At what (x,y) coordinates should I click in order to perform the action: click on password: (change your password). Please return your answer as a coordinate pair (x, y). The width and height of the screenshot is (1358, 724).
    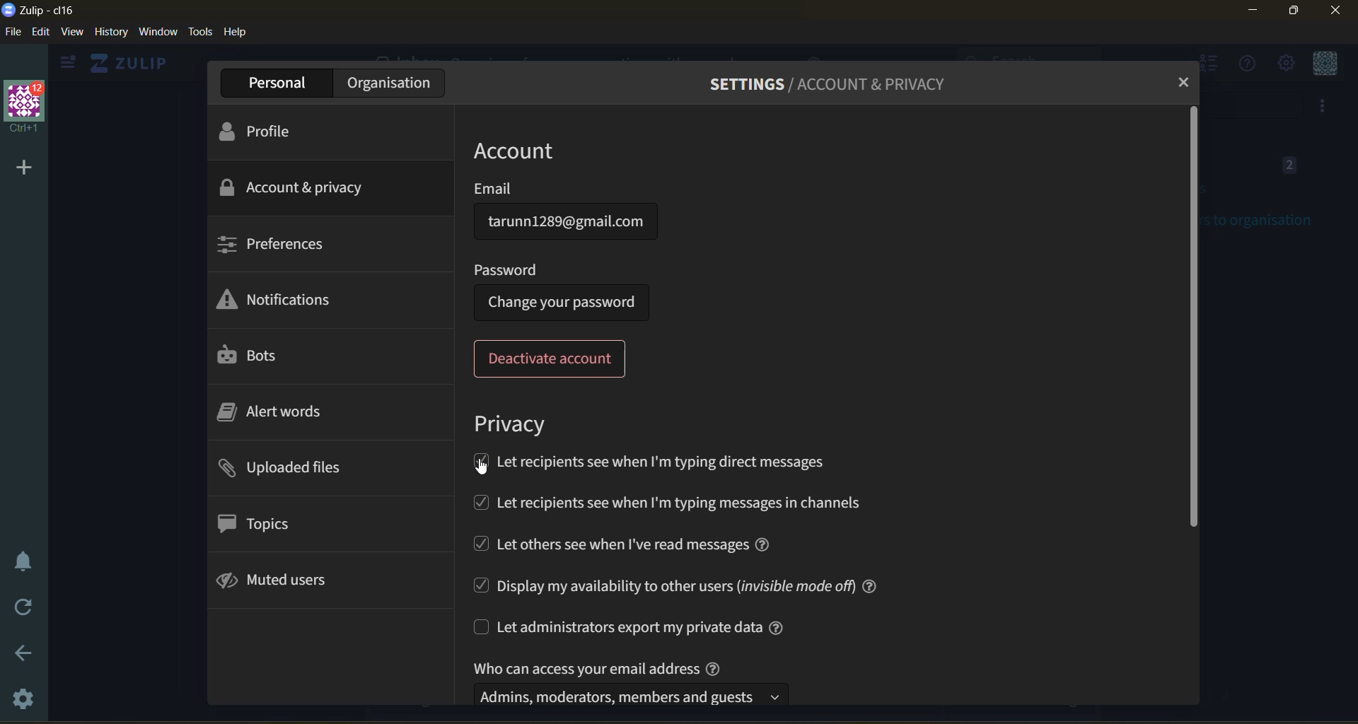
    Looking at the image, I should click on (568, 290).